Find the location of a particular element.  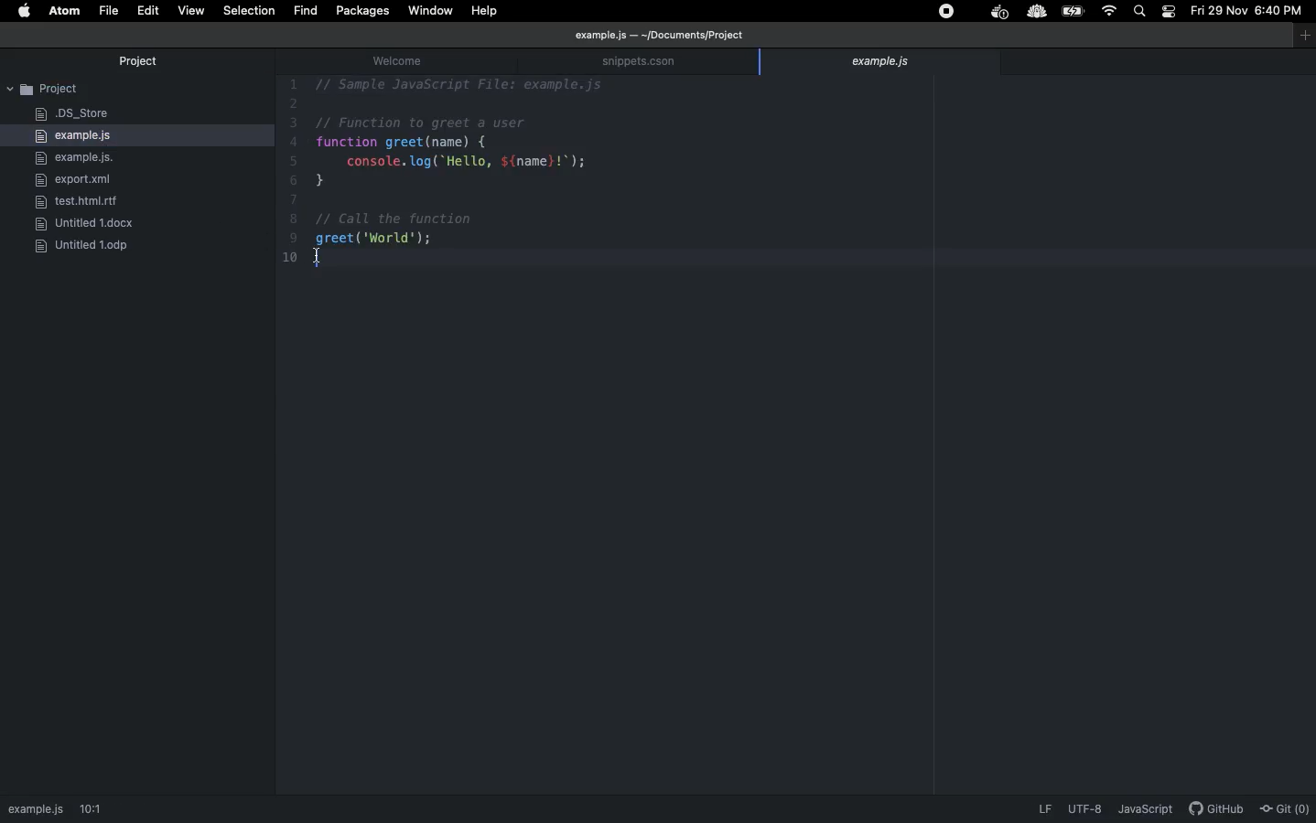

description is located at coordinates (1217, 809).